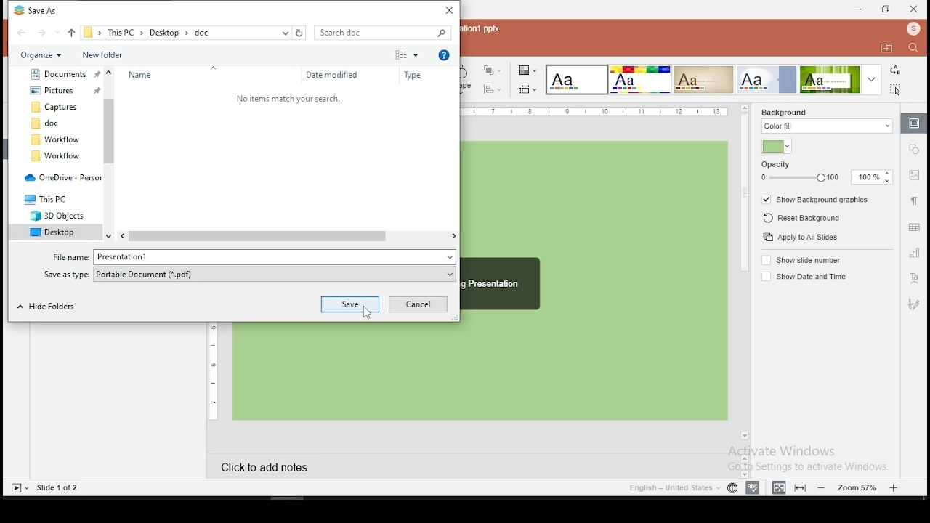  Describe the element at coordinates (914, 254) in the screenshot. I see `chart settings` at that location.